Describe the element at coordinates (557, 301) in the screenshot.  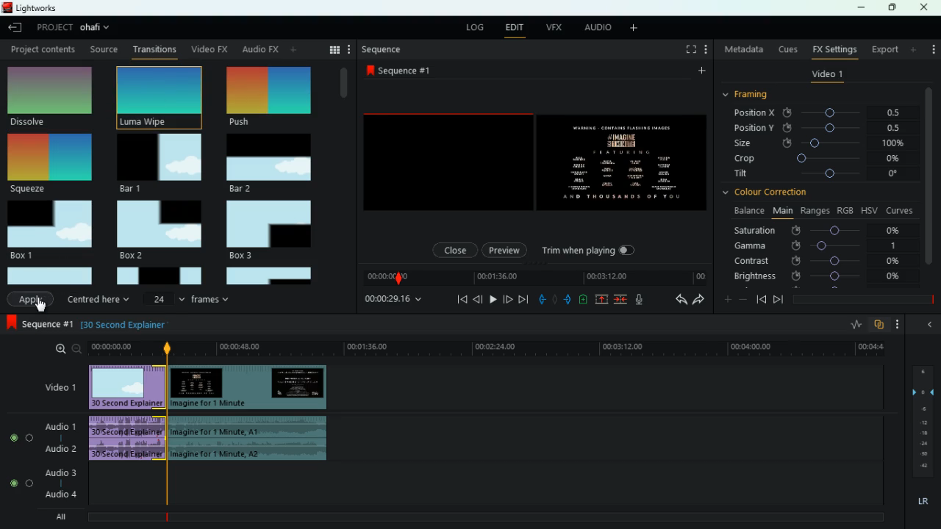
I see `hold` at that location.